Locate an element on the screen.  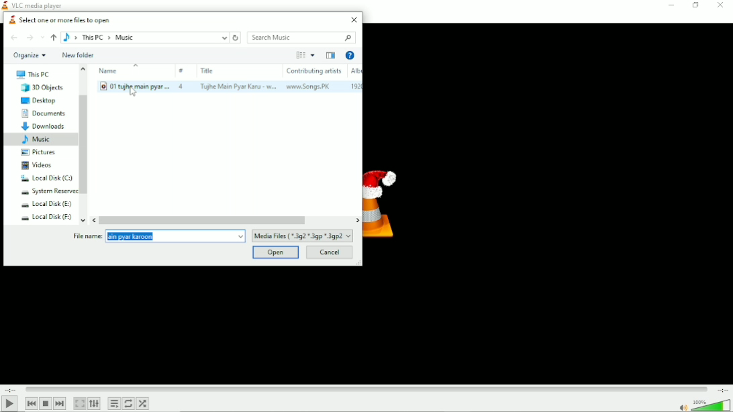
This PC is located at coordinates (33, 75).